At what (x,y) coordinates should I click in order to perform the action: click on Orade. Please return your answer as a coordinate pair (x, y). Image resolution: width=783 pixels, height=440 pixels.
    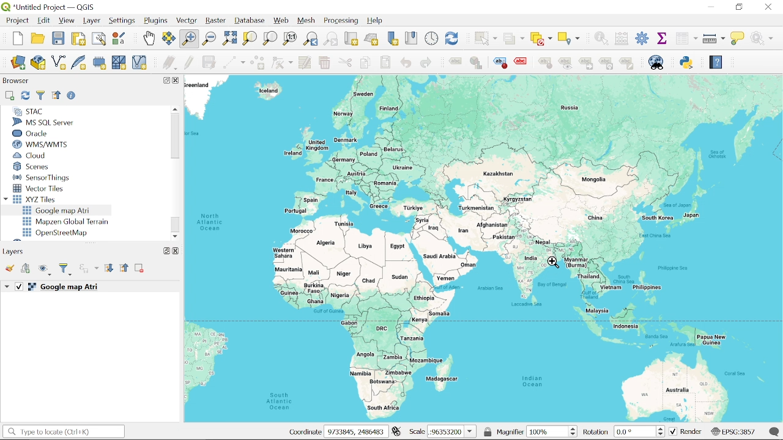
    Looking at the image, I should click on (41, 133).